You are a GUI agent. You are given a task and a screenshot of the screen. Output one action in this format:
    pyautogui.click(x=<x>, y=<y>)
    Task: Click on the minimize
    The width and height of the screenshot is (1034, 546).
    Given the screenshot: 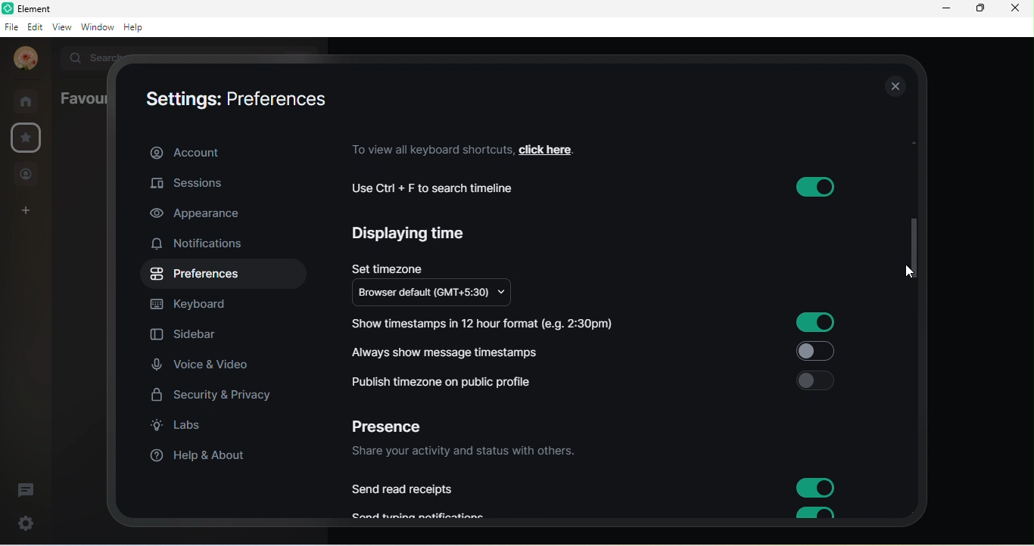 What is the action you would take?
    pyautogui.click(x=942, y=11)
    